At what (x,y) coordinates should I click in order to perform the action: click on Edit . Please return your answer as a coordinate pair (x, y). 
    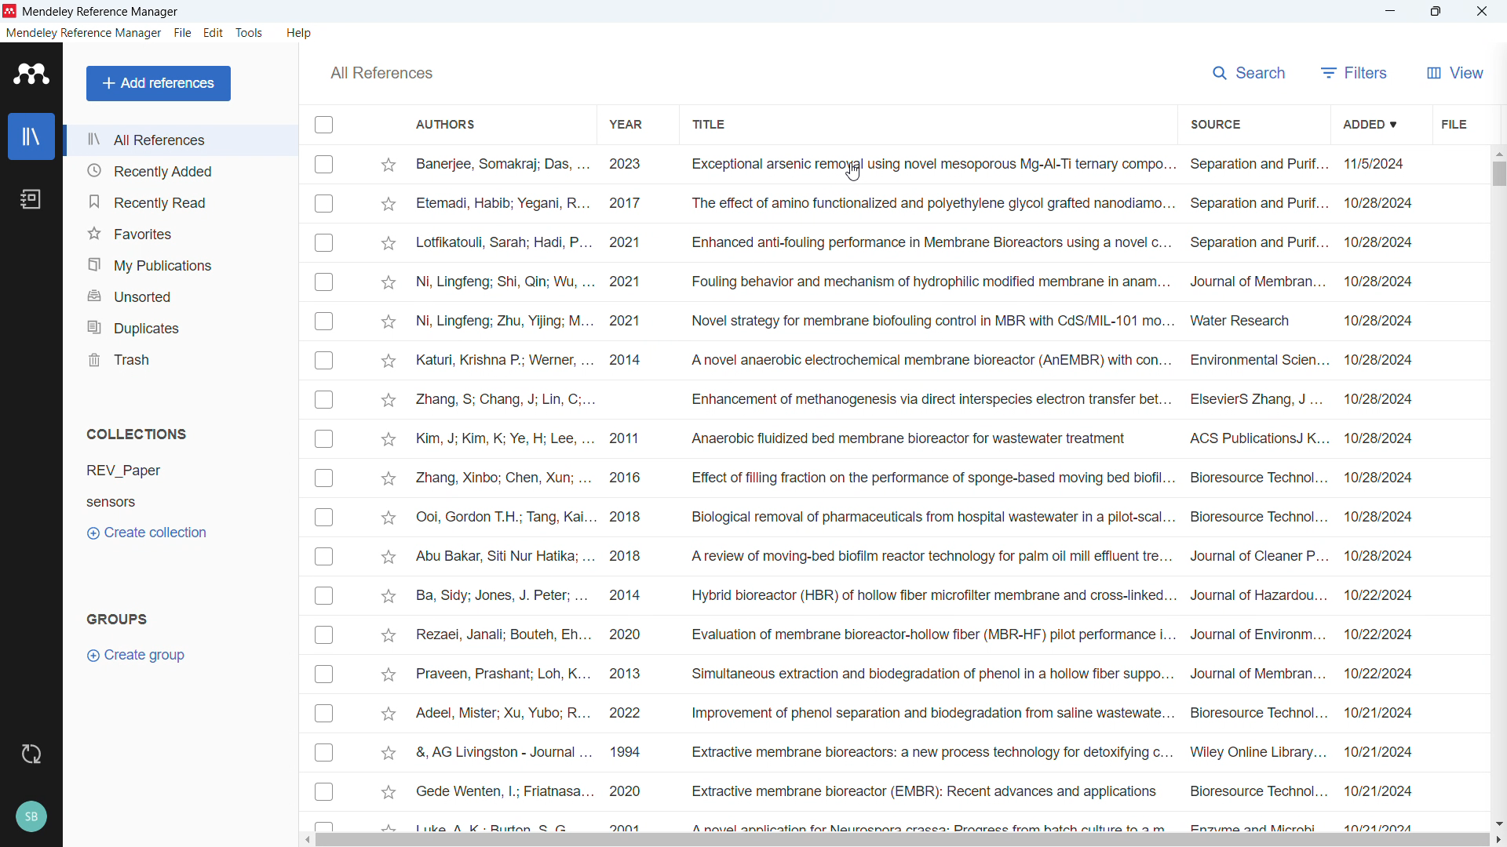
    Looking at the image, I should click on (214, 33).